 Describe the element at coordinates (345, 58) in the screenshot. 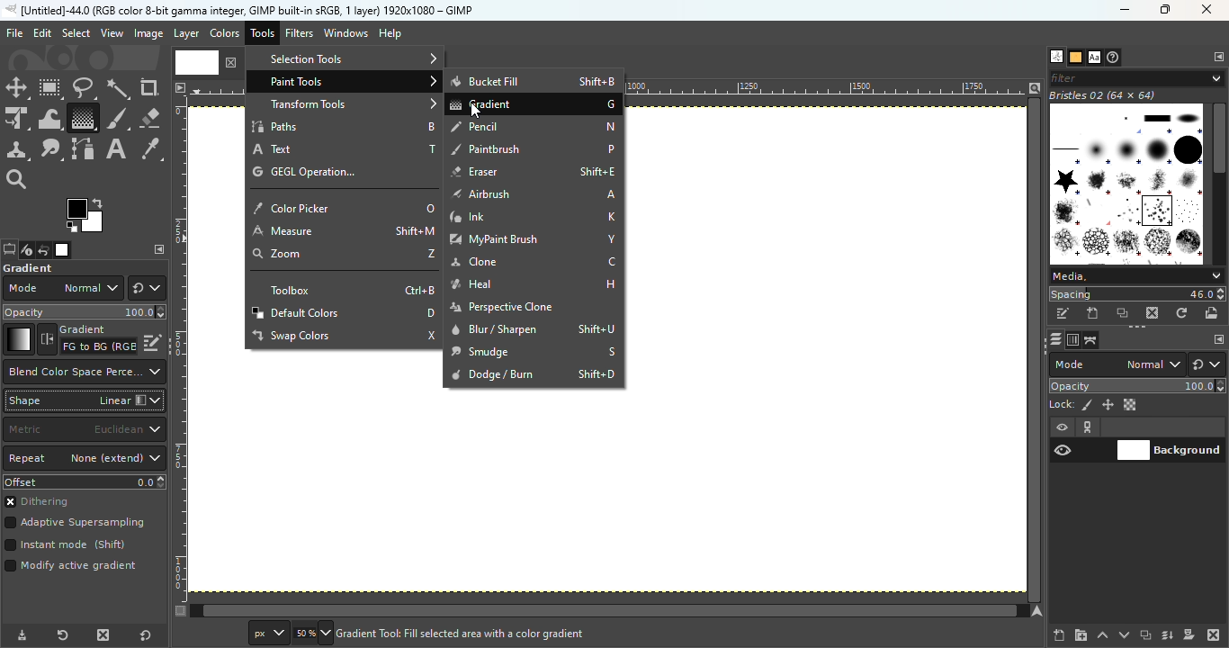

I see `Selection tools` at that location.